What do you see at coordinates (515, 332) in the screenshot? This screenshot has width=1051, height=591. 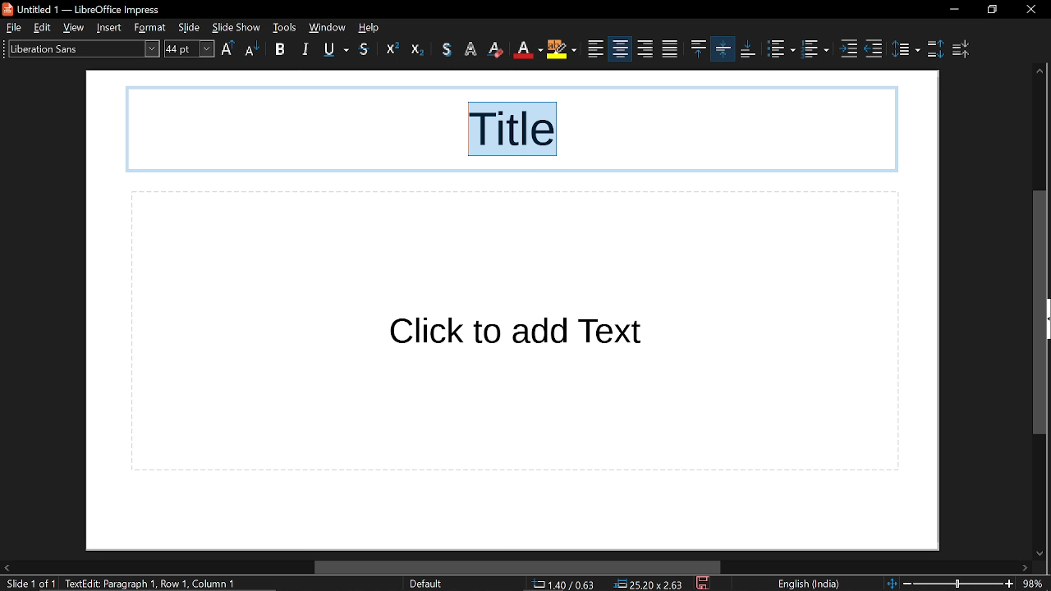 I see `click to add text` at bounding box center [515, 332].